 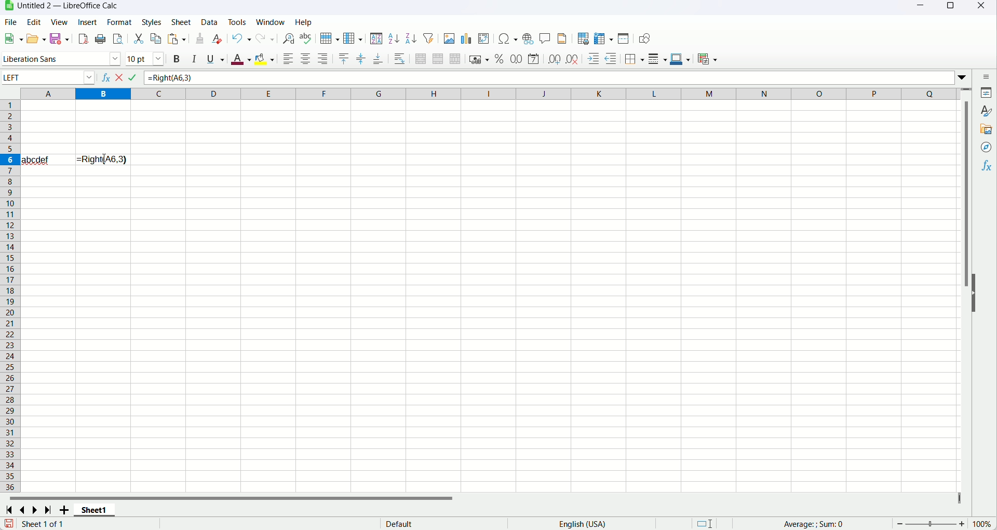 I want to click on format, so click(x=119, y=22).